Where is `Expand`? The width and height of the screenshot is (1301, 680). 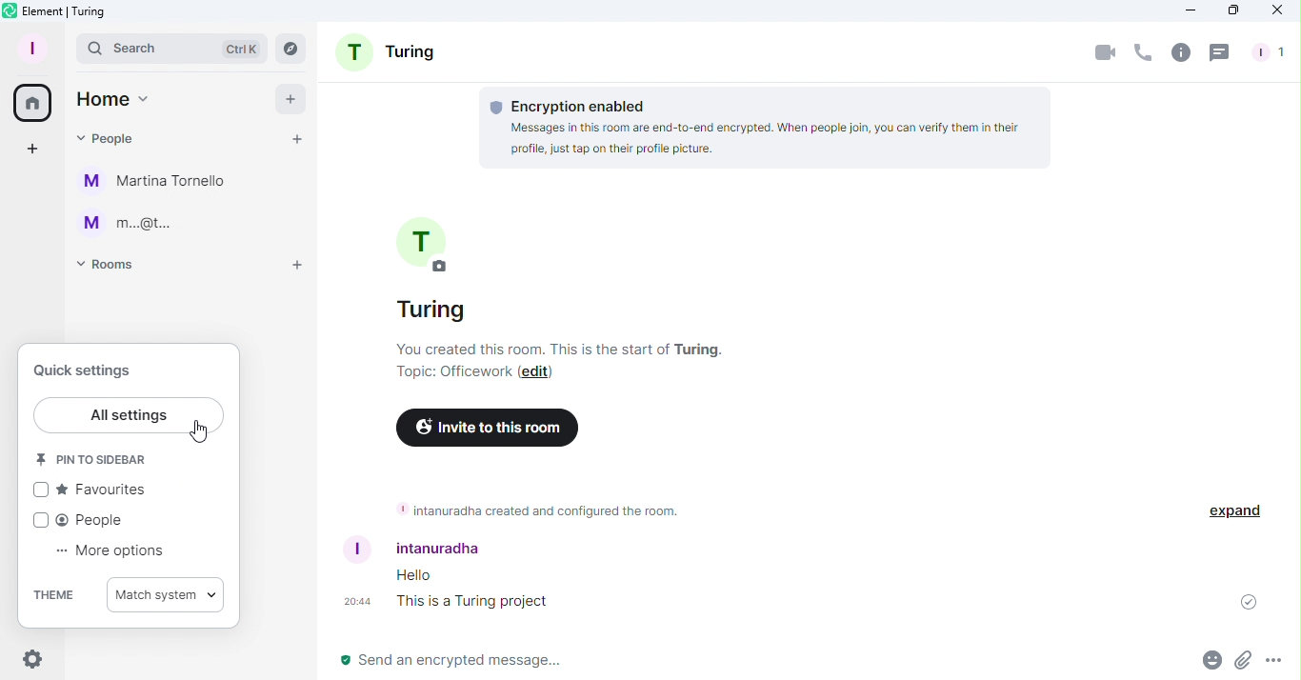
Expand is located at coordinates (1236, 511).